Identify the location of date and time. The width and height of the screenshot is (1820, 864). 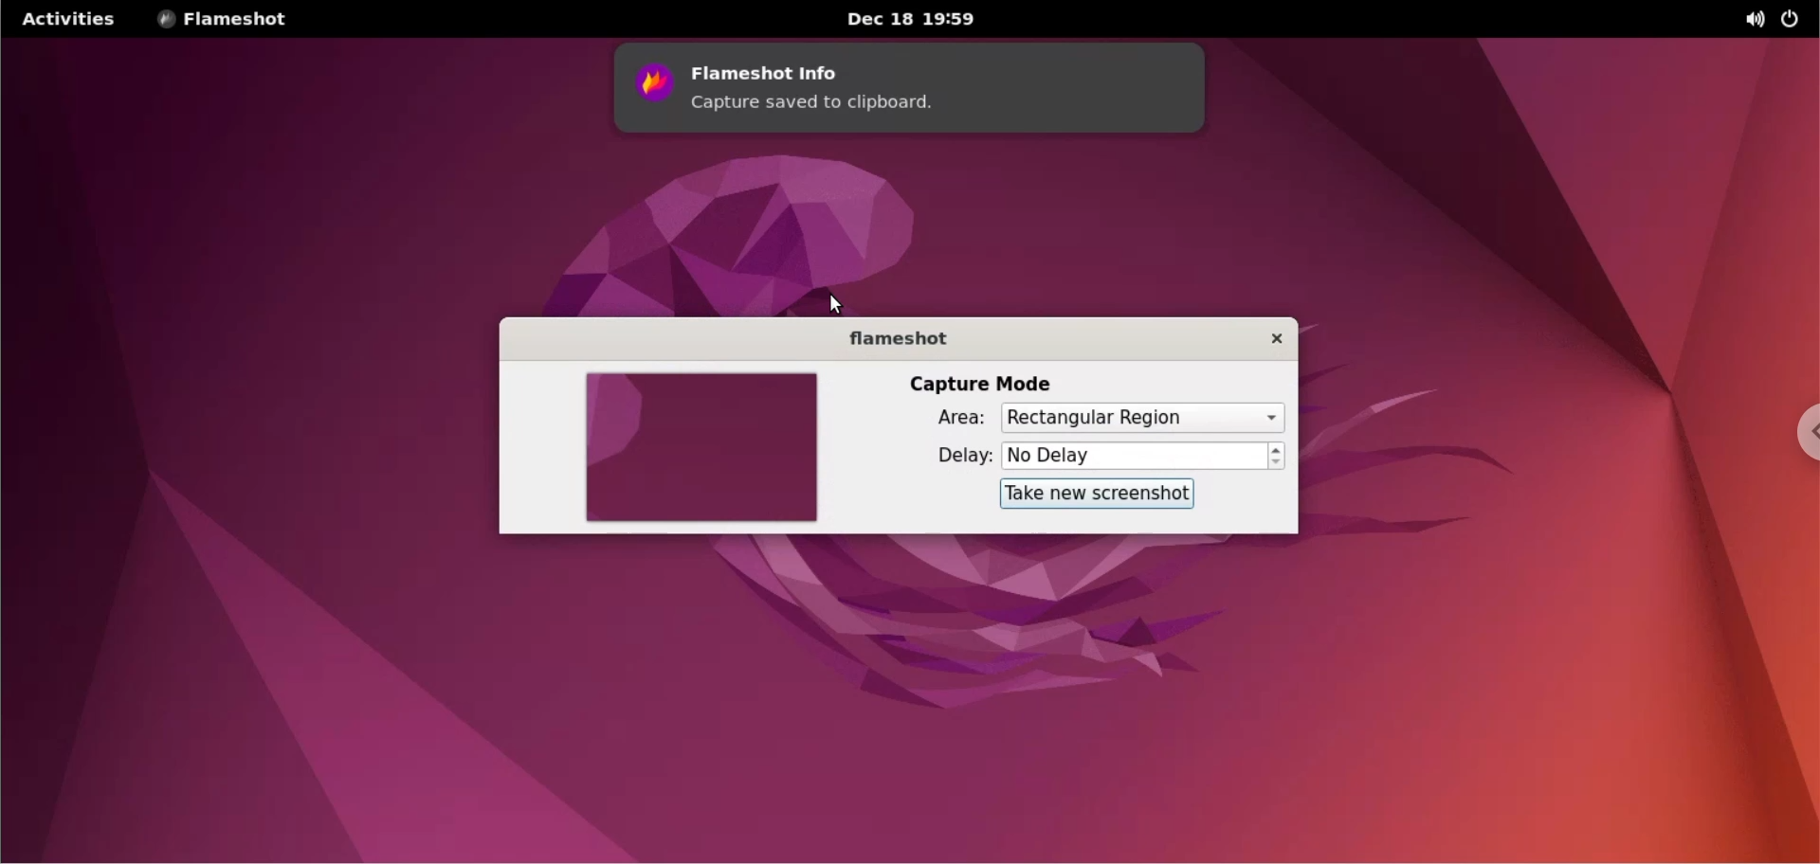
(909, 21).